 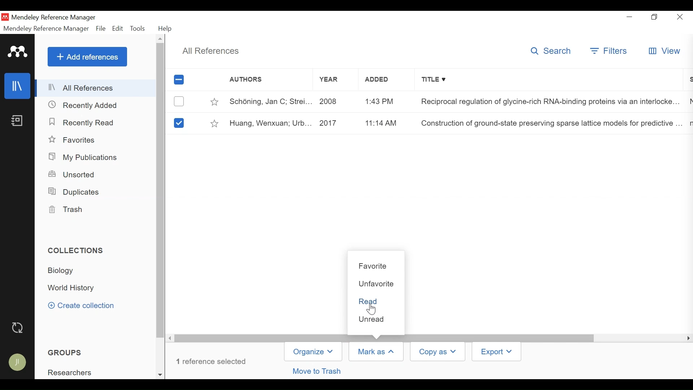 What do you see at coordinates (5, 18) in the screenshot?
I see `Mendeley Desktop Icon` at bounding box center [5, 18].